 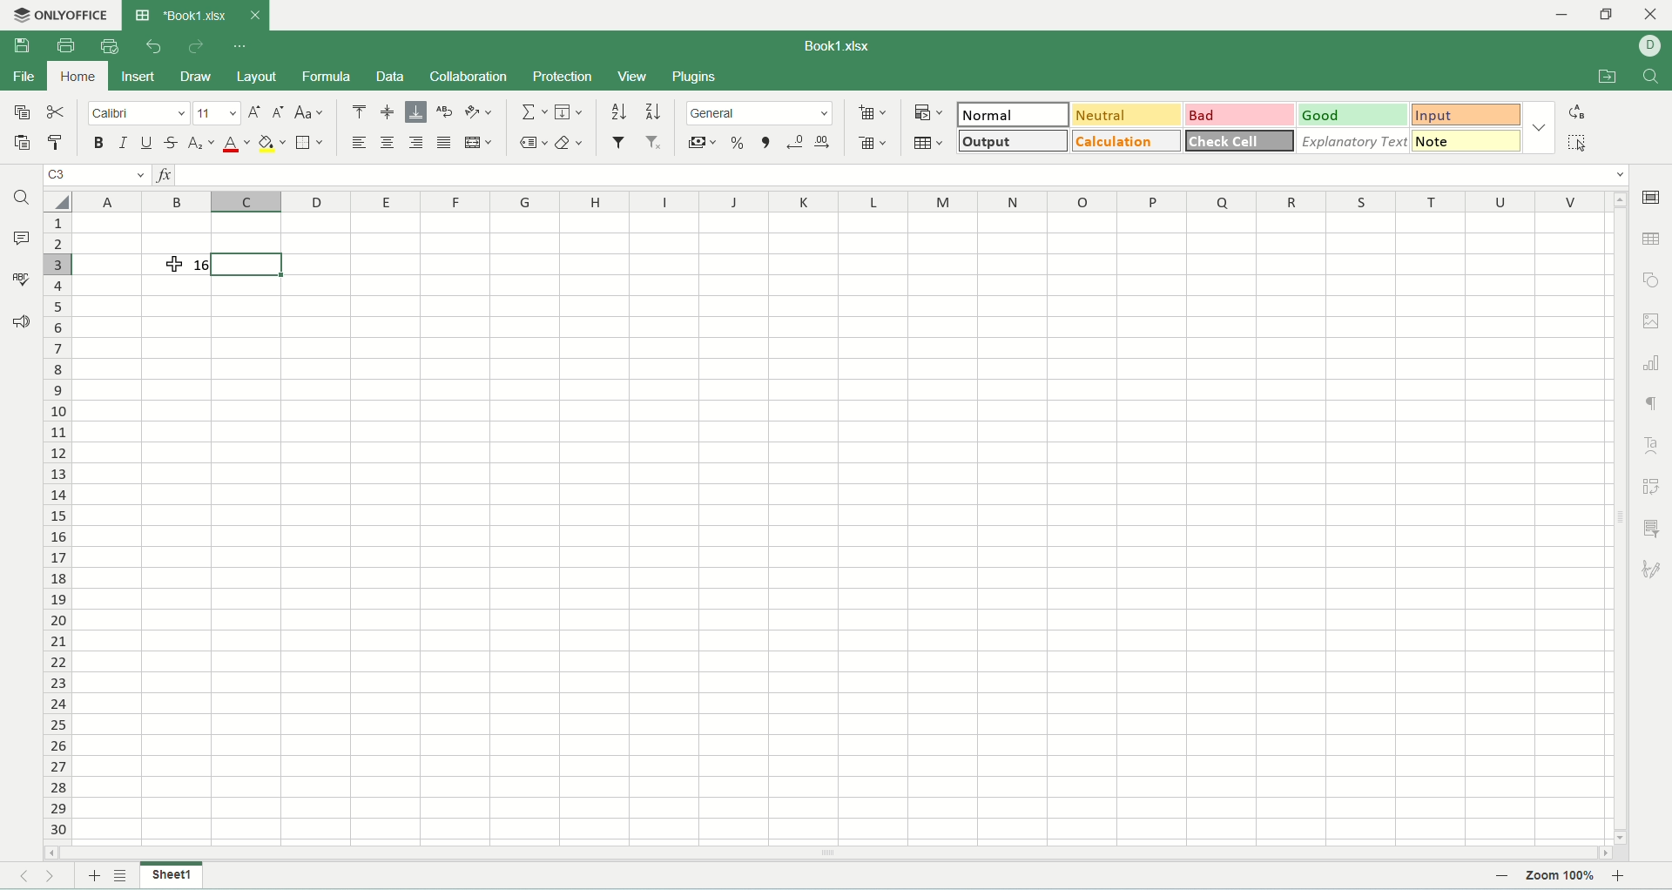 What do you see at coordinates (65, 44) in the screenshot?
I see `print` at bounding box center [65, 44].